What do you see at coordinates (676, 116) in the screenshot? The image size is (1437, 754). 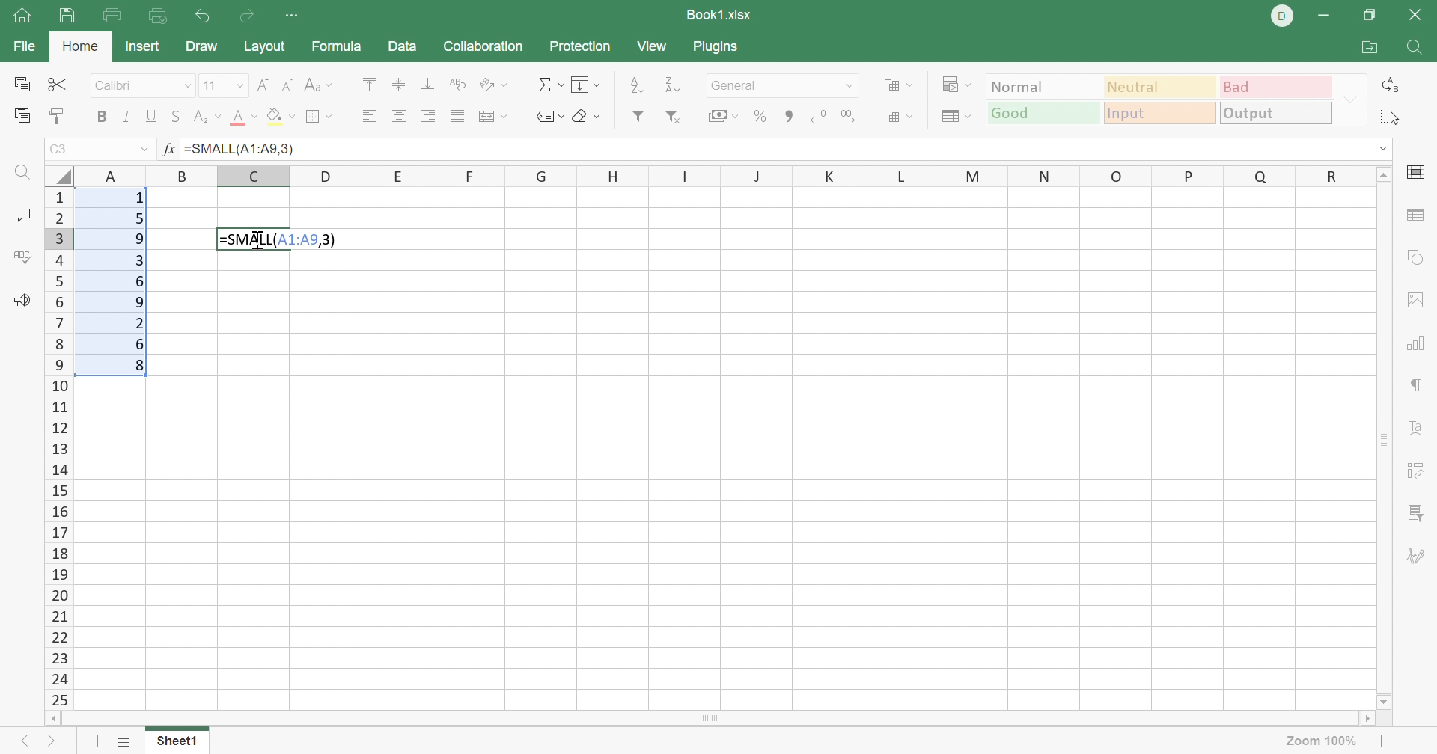 I see `Remove filter` at bounding box center [676, 116].